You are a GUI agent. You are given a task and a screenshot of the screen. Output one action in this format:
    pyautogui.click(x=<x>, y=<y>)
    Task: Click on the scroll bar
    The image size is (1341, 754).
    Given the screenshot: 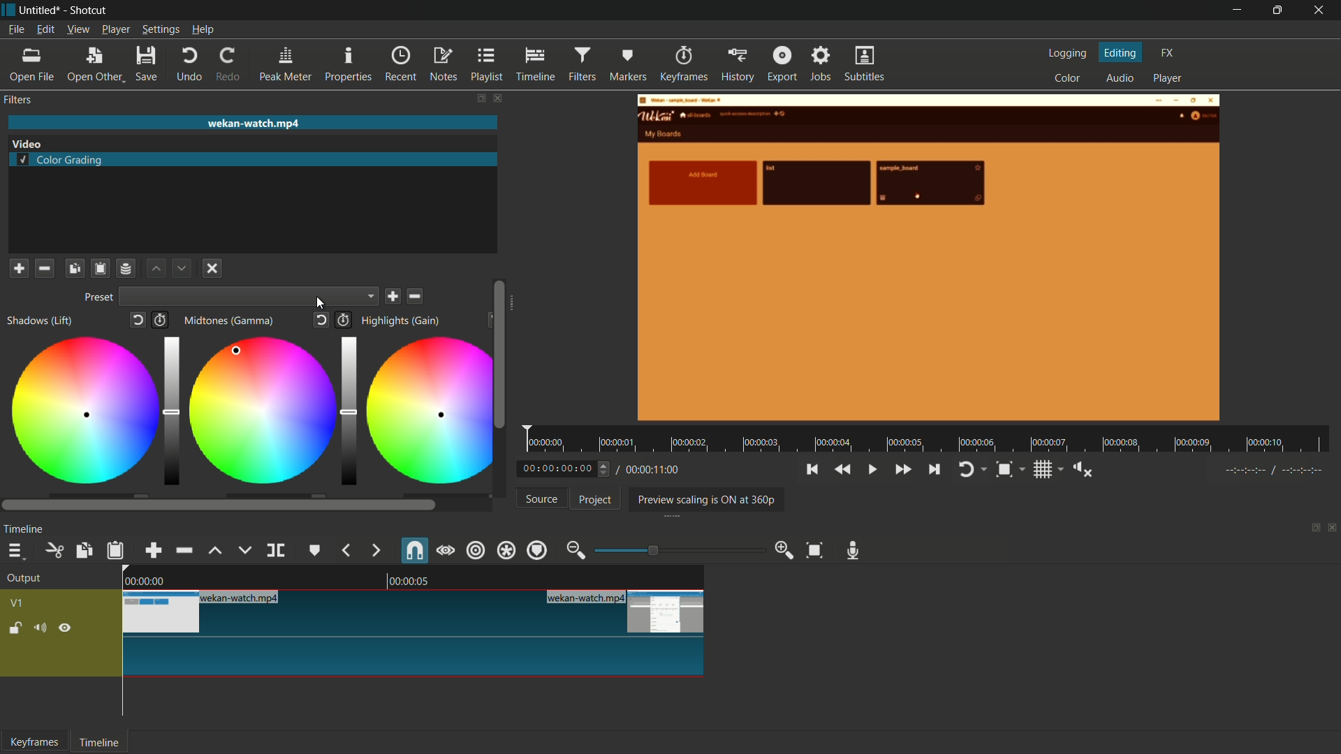 What is the action you would take?
    pyautogui.click(x=498, y=354)
    